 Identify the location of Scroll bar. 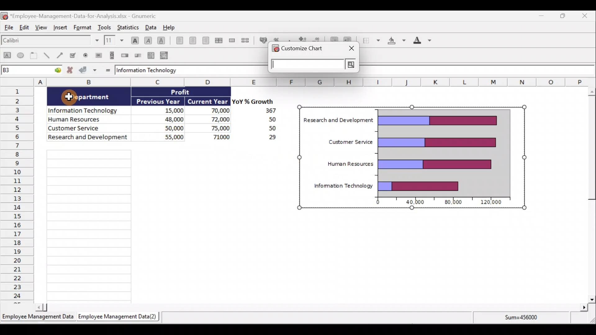
(312, 308).